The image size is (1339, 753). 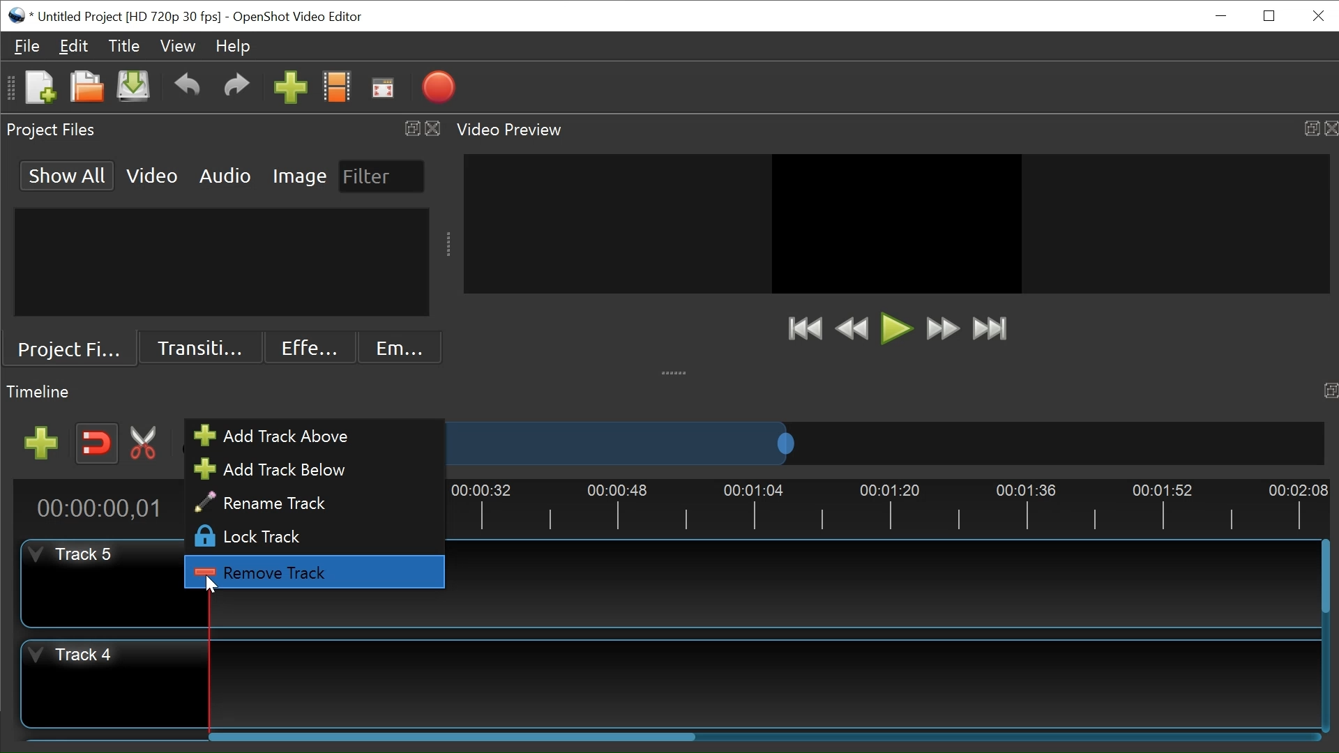 I want to click on Edit, so click(x=73, y=45).